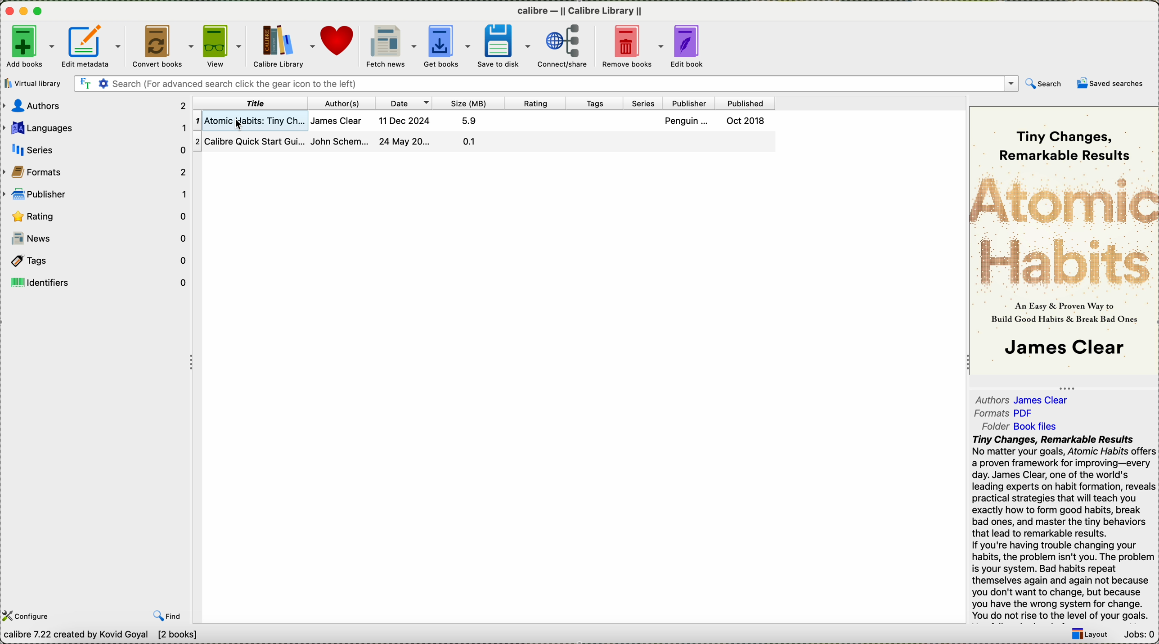 The width and height of the screenshot is (1159, 644). I want to click on identifiers, so click(99, 283).